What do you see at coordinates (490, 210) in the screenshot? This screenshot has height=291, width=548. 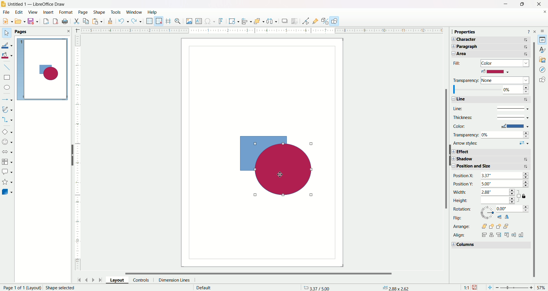 I see `rotations` at bounding box center [490, 210].